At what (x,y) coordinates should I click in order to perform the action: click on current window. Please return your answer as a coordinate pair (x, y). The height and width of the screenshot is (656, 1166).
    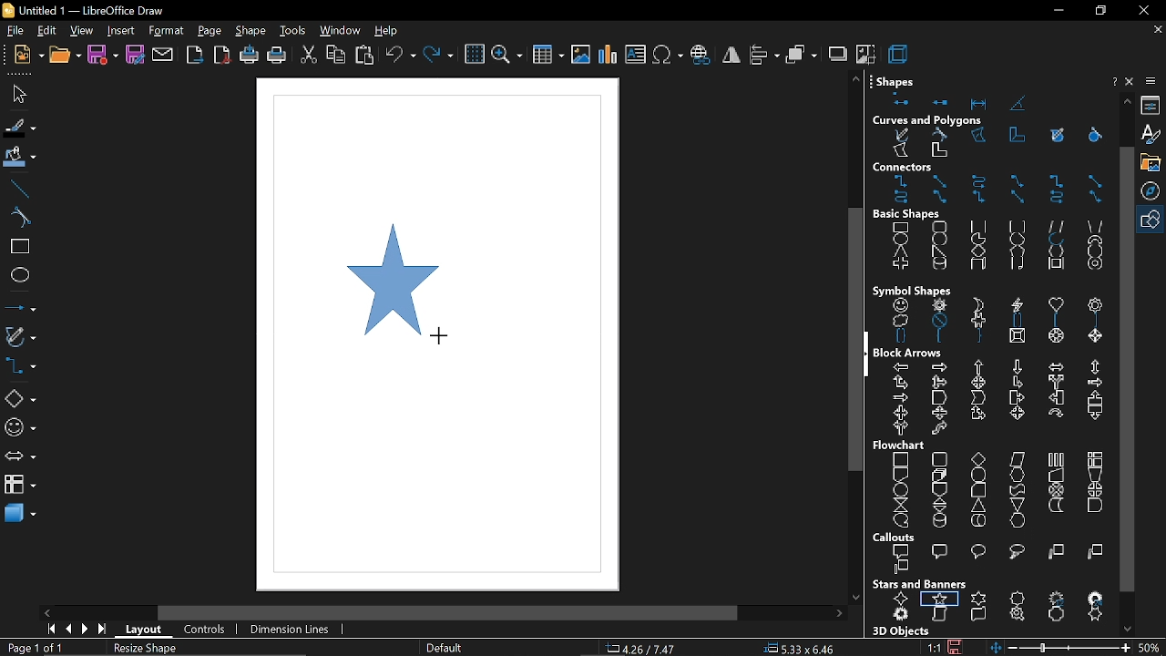
    Looking at the image, I should click on (82, 10).